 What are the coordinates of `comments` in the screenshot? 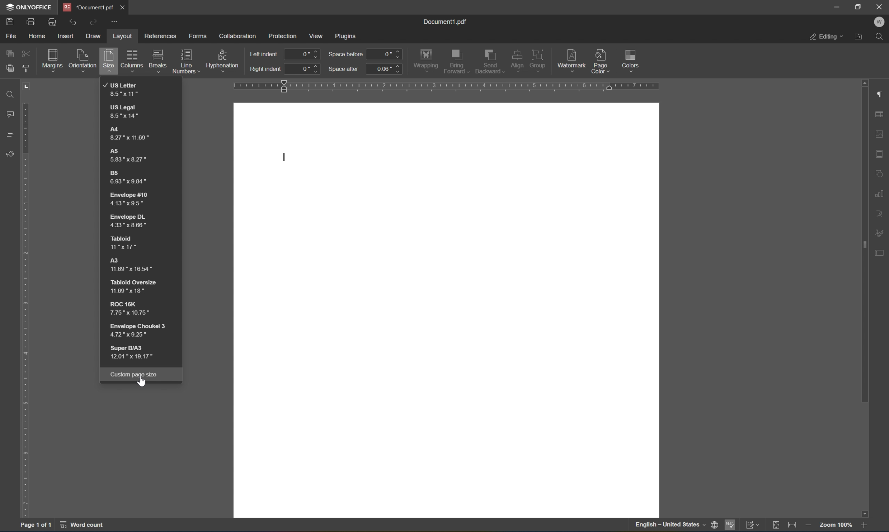 It's located at (8, 114).